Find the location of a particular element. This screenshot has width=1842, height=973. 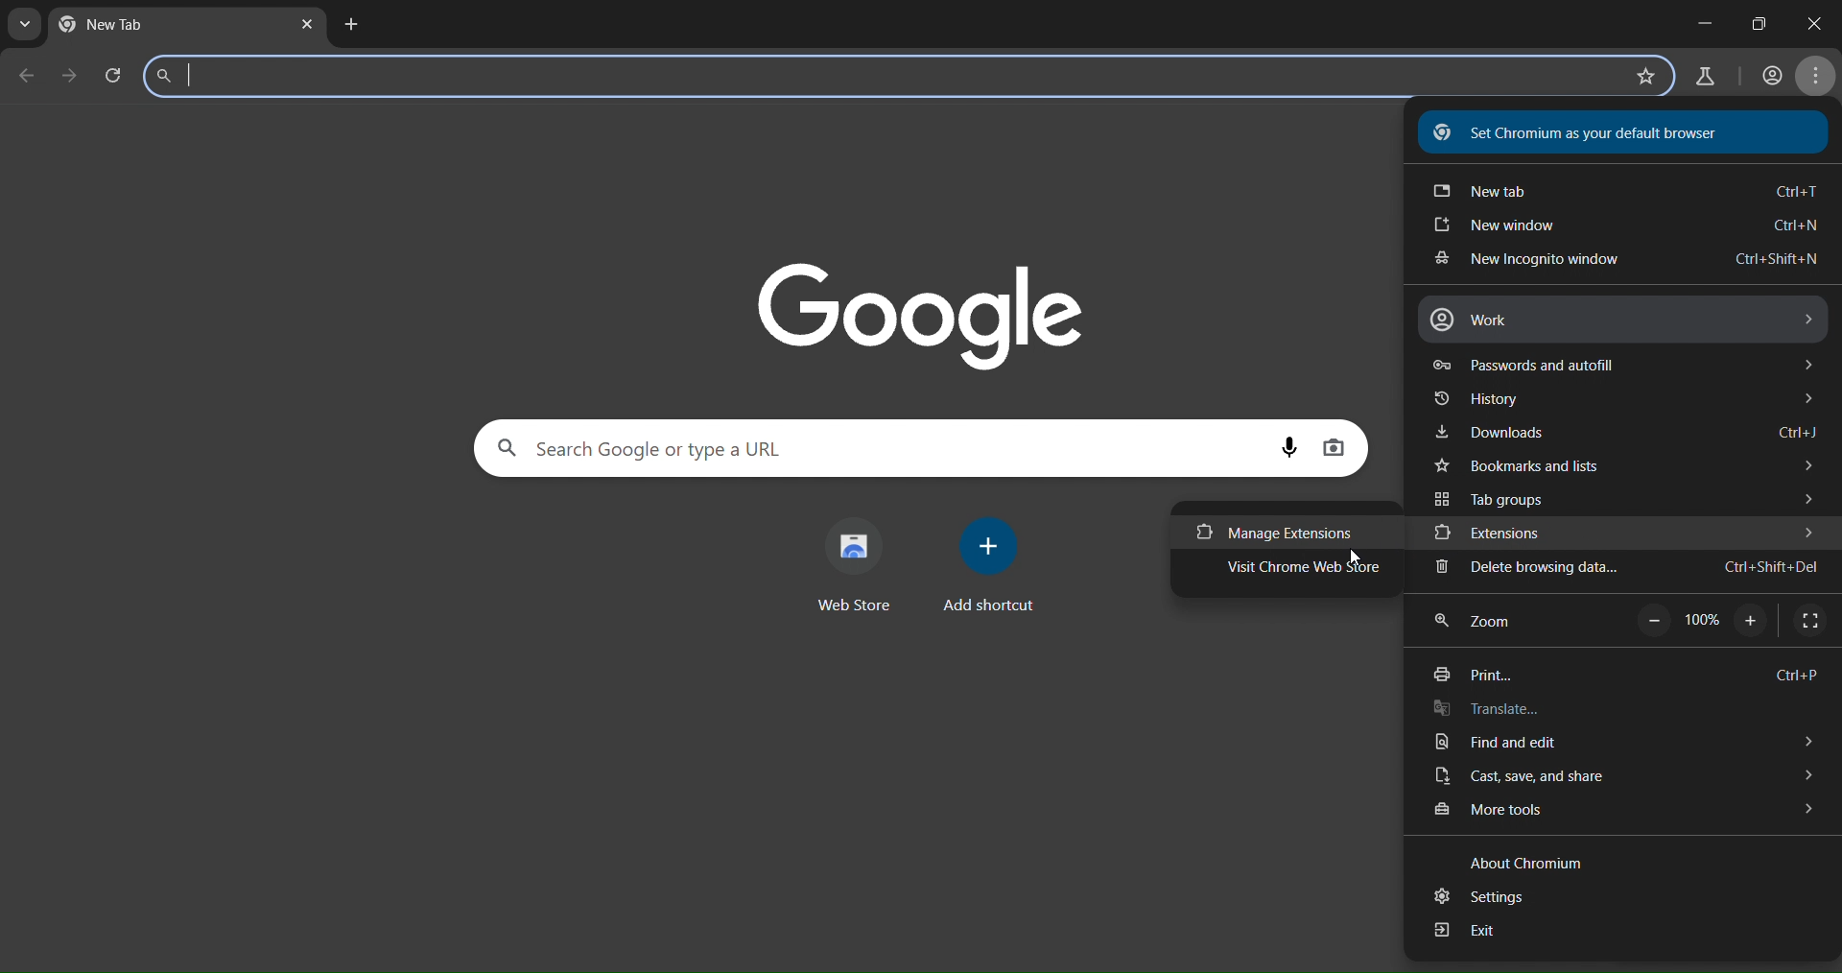

menu is located at coordinates (1818, 78).